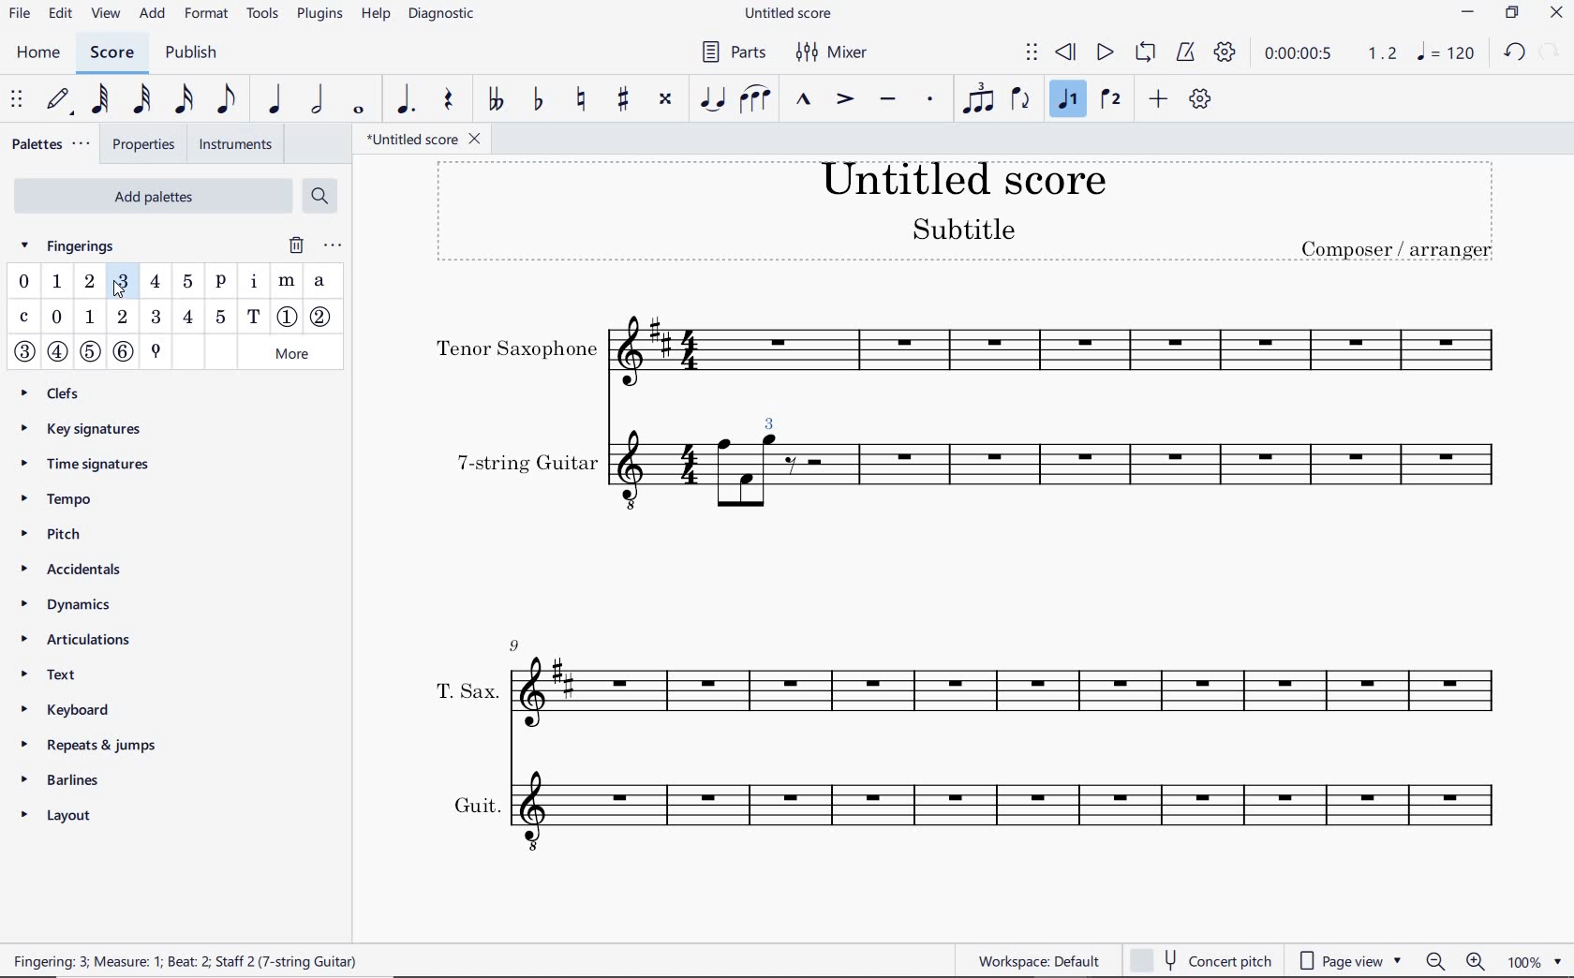 The image size is (1574, 978). Describe the element at coordinates (207, 14) in the screenshot. I see `FORMAT` at that location.